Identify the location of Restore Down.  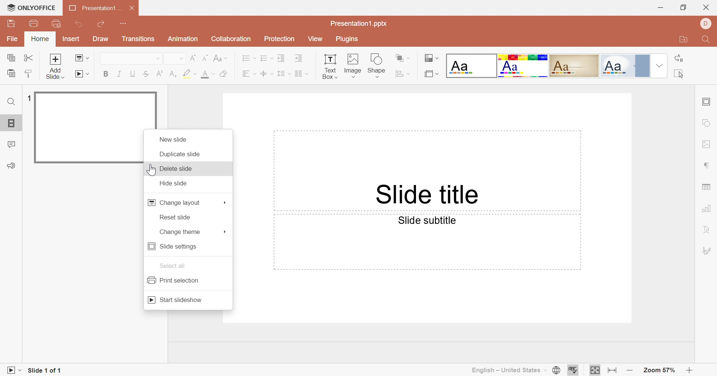
(685, 7).